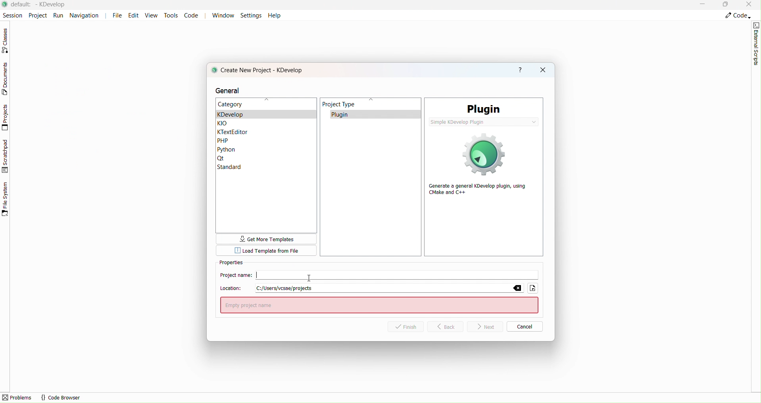  What do you see at coordinates (756, 44) in the screenshot?
I see `External script` at bounding box center [756, 44].